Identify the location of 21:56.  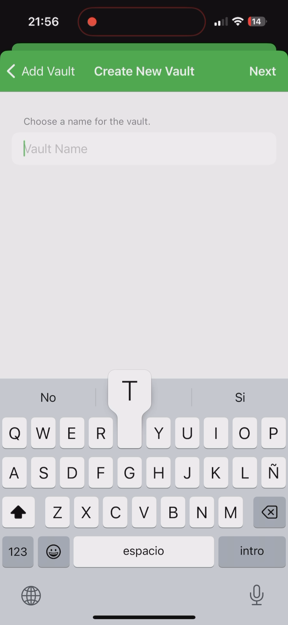
(43, 23).